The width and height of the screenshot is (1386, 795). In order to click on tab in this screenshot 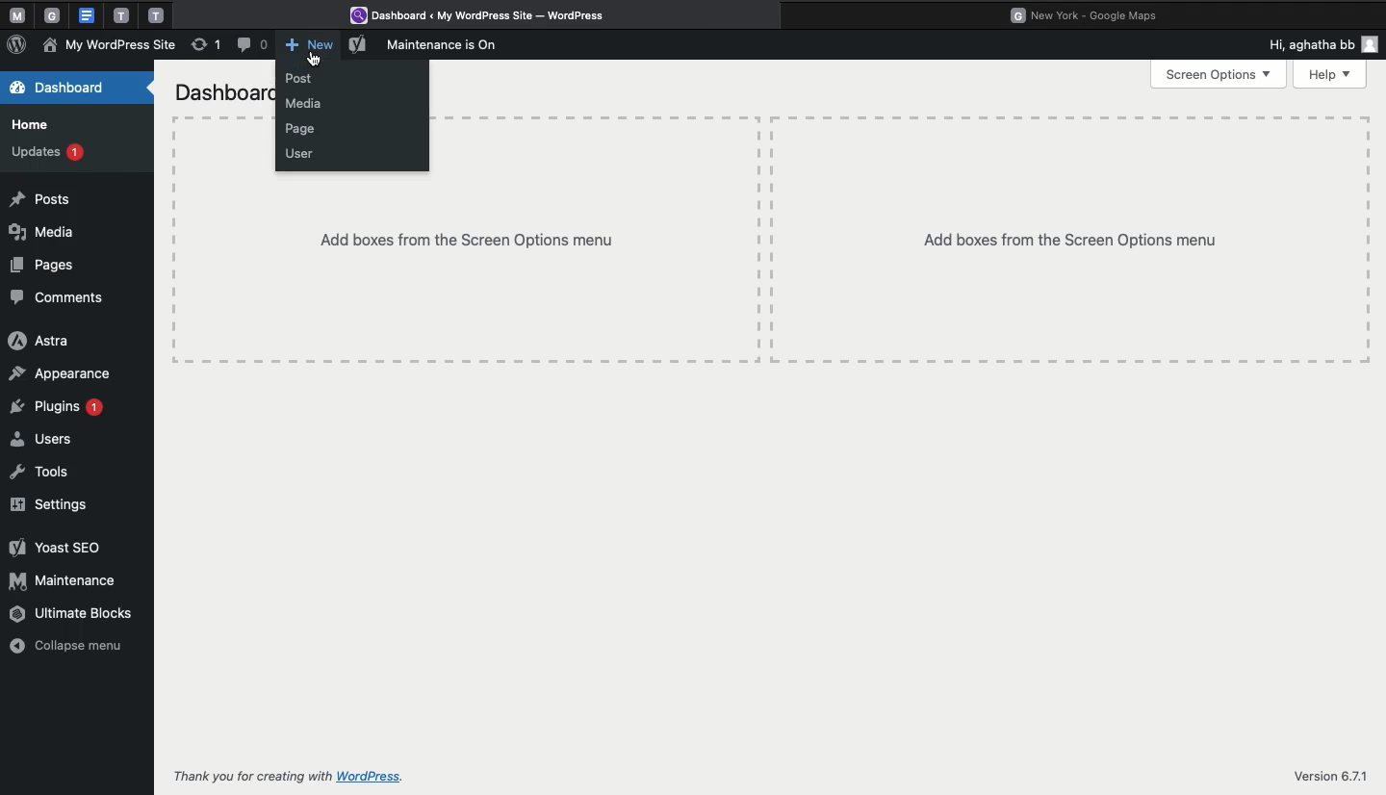, I will do `click(55, 15)`.